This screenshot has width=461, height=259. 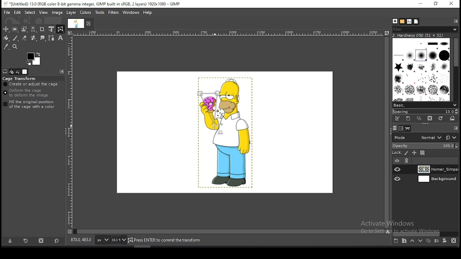 I want to click on image, so click(x=58, y=13).